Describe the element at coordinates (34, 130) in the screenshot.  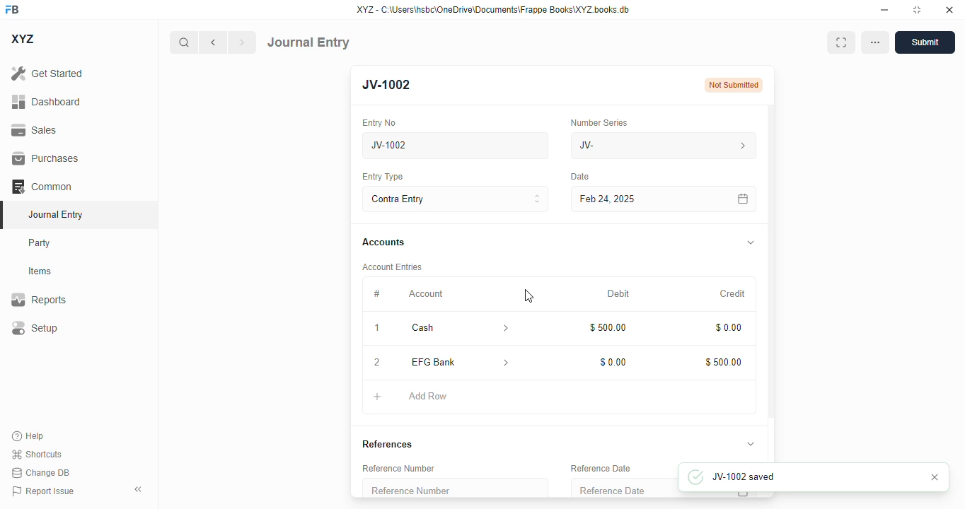
I see `sales` at that location.